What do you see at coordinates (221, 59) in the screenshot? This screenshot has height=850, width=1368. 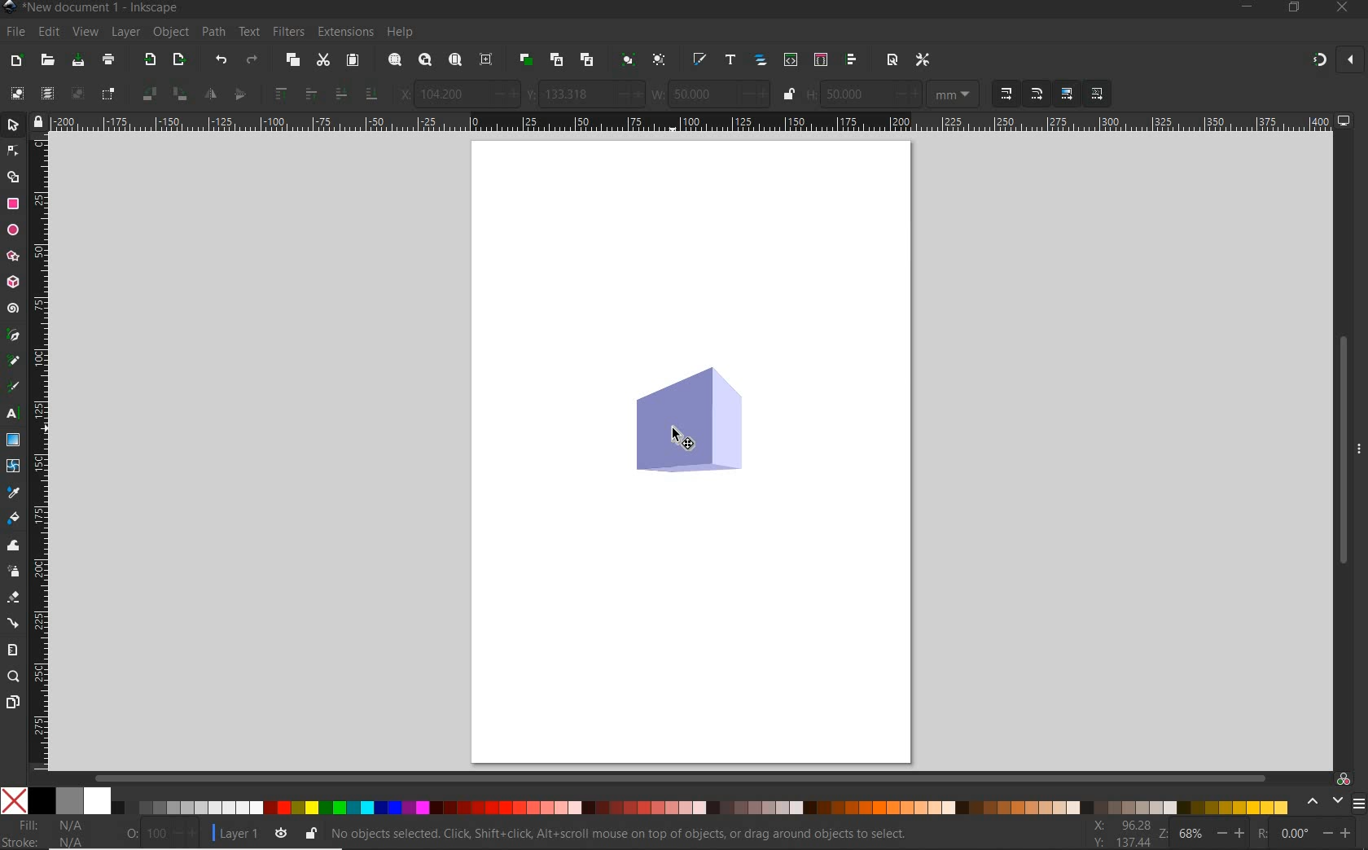 I see `undo` at bounding box center [221, 59].